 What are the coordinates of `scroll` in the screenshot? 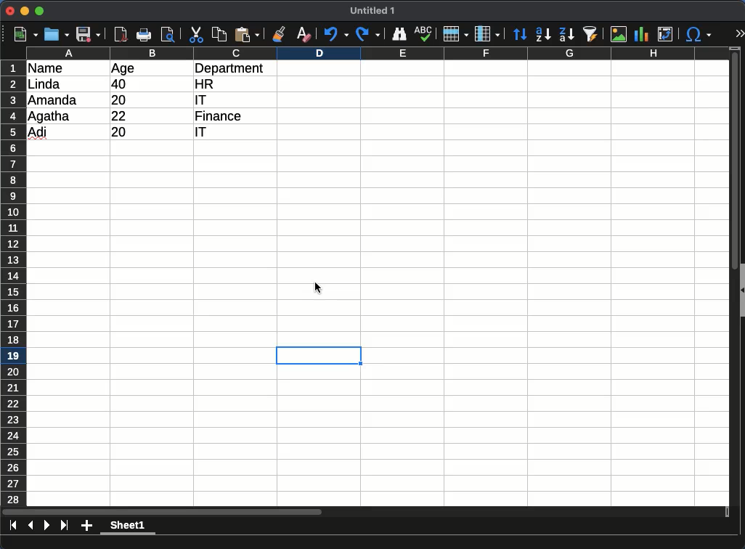 It's located at (729, 280).